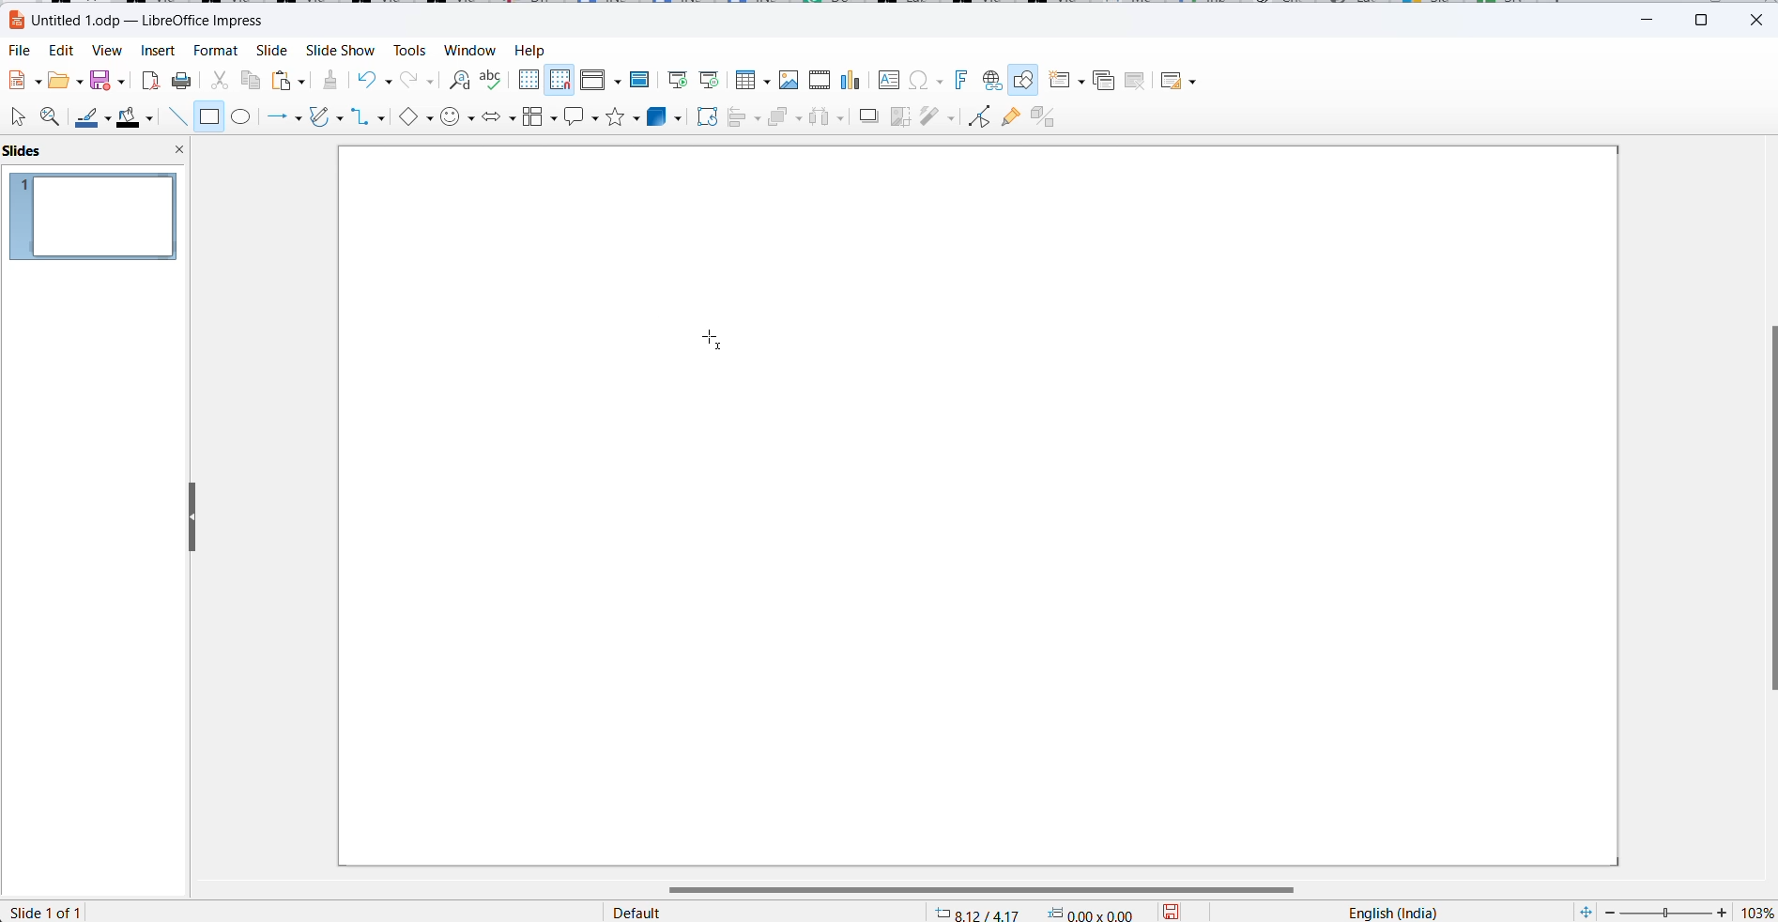  What do you see at coordinates (963, 79) in the screenshot?
I see `Insert font work text` at bounding box center [963, 79].